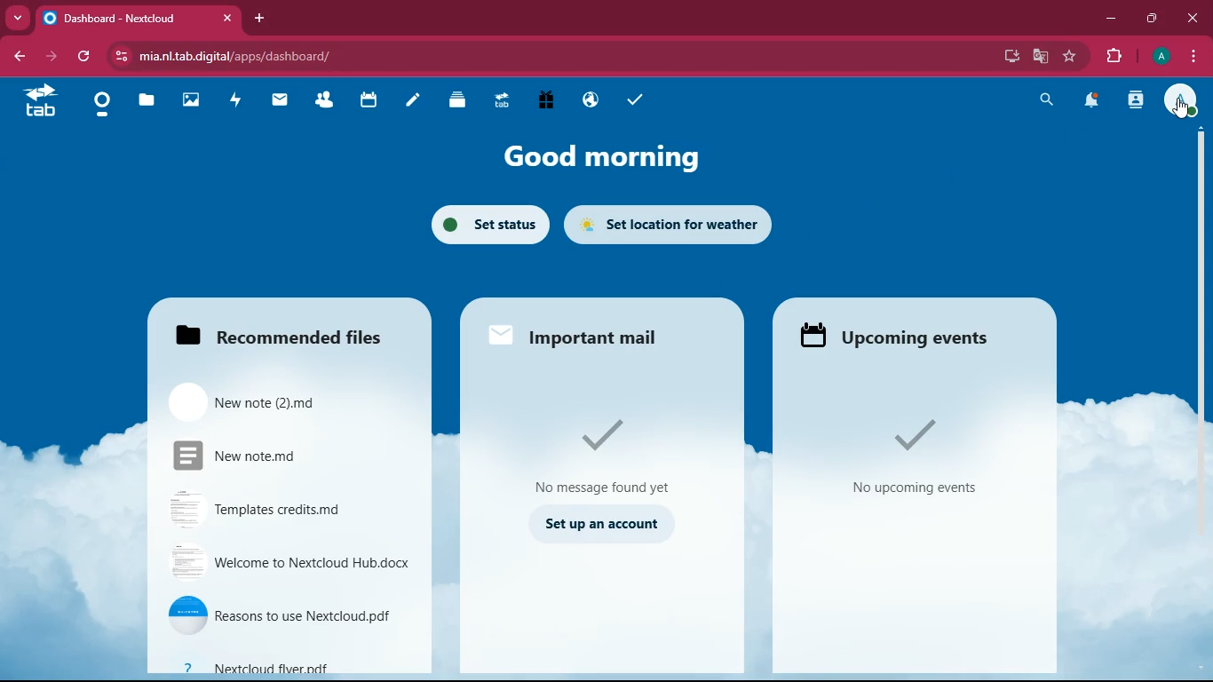  I want to click on mail, so click(281, 101).